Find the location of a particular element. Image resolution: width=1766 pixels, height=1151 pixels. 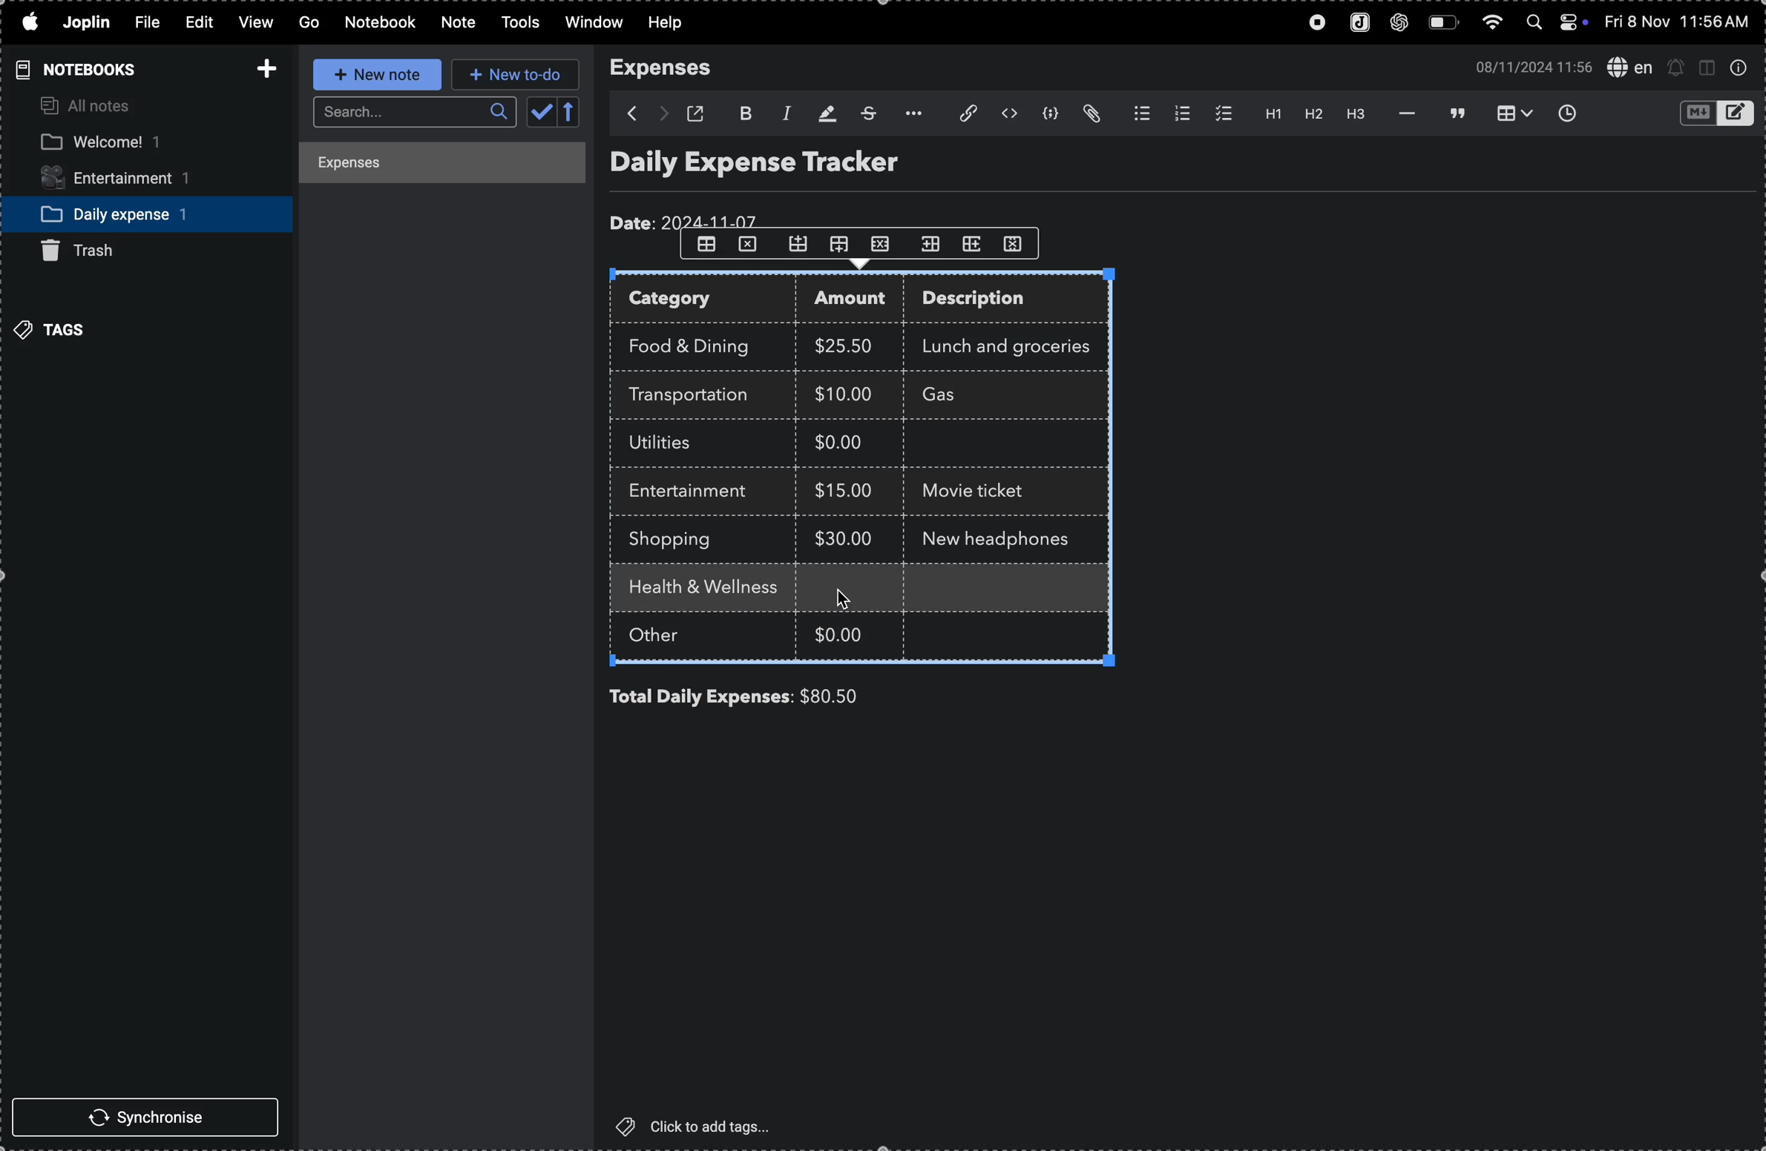

go is located at coordinates (307, 23).